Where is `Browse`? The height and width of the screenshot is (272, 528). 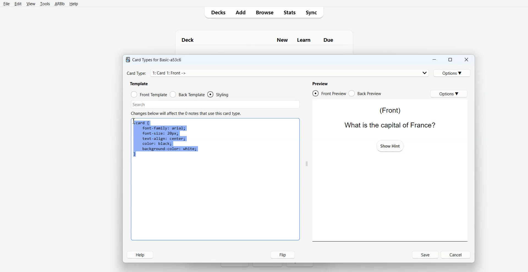 Browse is located at coordinates (264, 12).